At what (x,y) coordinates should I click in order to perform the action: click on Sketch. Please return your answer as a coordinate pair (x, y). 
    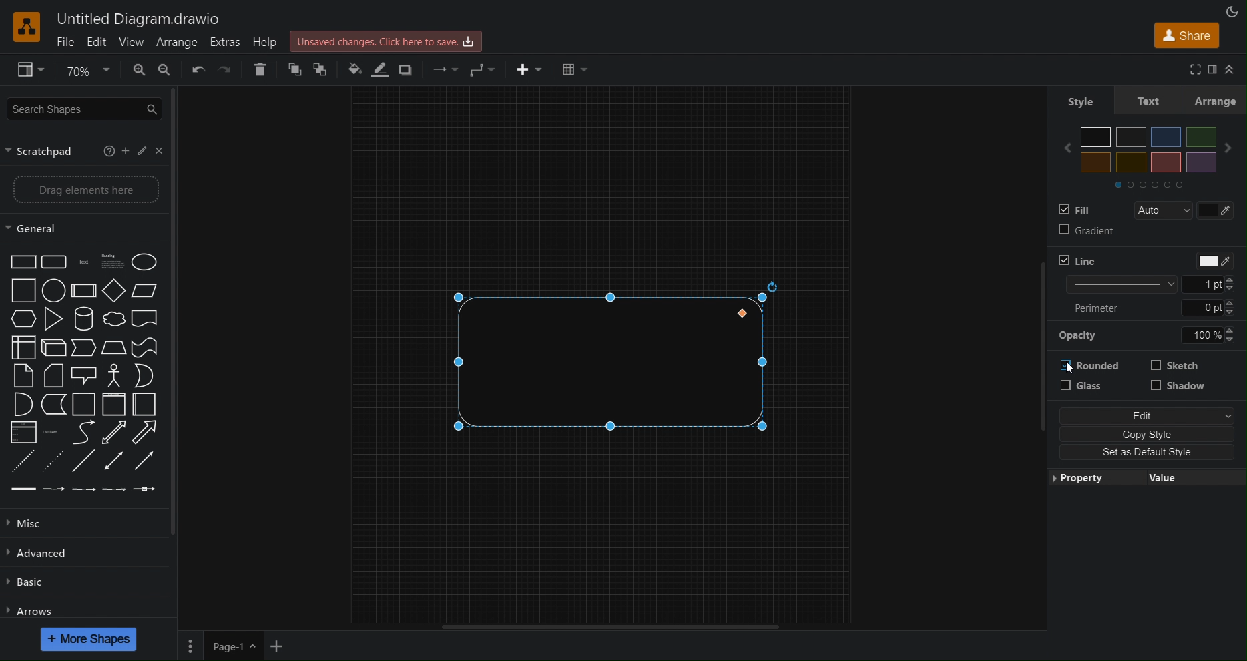
    Looking at the image, I should click on (1178, 367).